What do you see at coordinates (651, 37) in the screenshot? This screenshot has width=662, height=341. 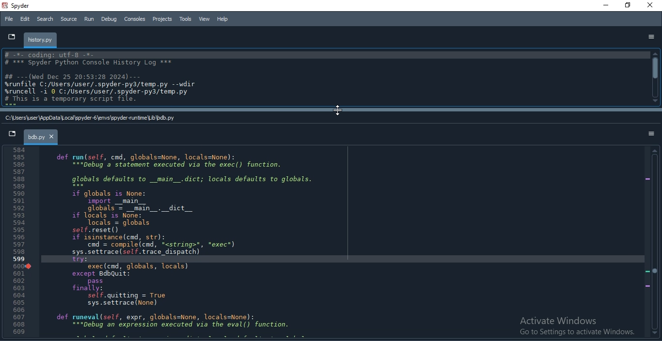 I see `options` at bounding box center [651, 37].